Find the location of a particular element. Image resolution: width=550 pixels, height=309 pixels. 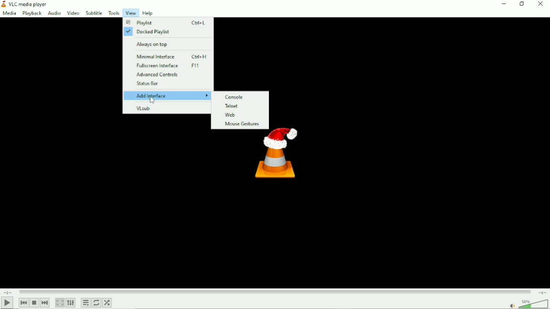

Subtitle is located at coordinates (94, 12).